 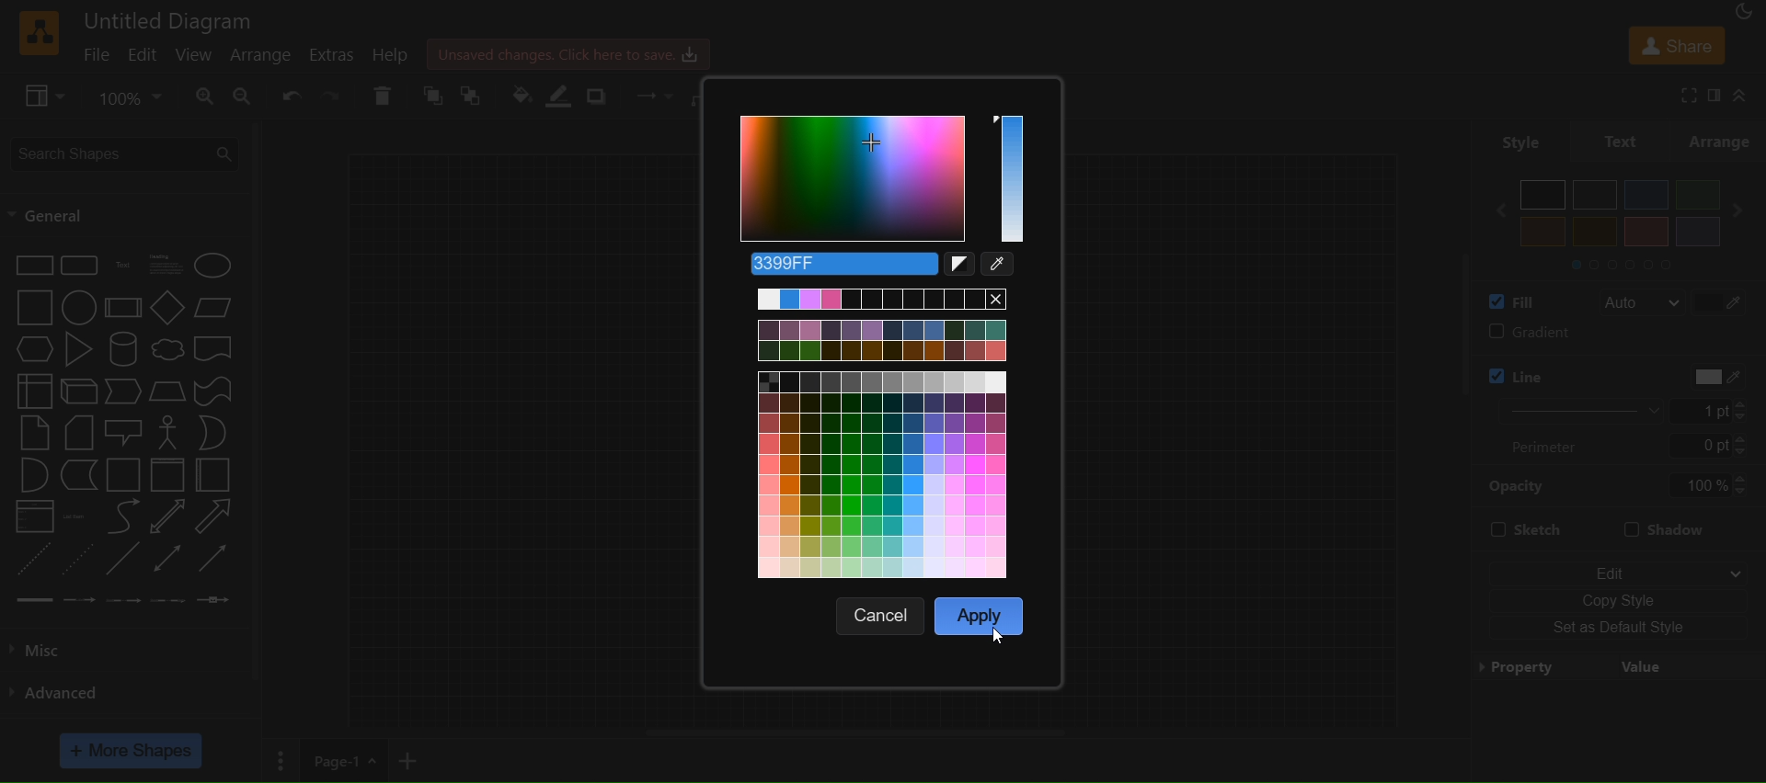 What do you see at coordinates (212, 600) in the screenshot?
I see `connector 5` at bounding box center [212, 600].